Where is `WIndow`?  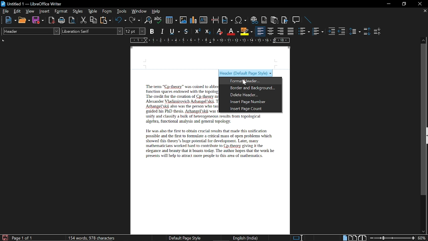 WIndow is located at coordinates (139, 11).